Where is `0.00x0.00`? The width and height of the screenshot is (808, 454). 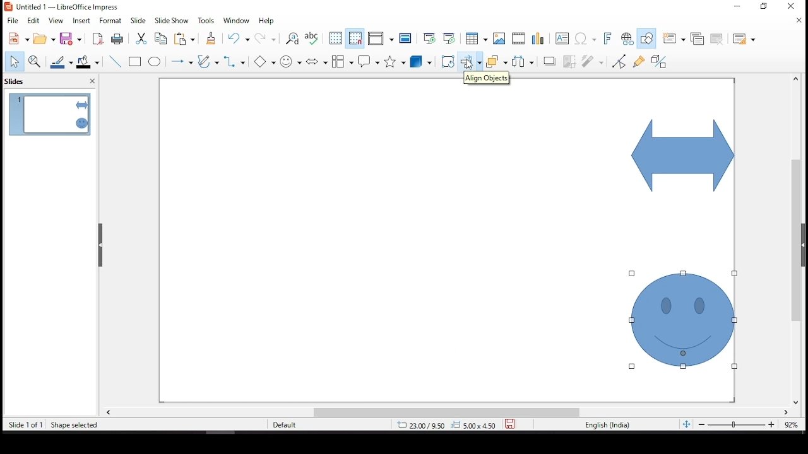
0.00x0.00 is located at coordinates (473, 424).